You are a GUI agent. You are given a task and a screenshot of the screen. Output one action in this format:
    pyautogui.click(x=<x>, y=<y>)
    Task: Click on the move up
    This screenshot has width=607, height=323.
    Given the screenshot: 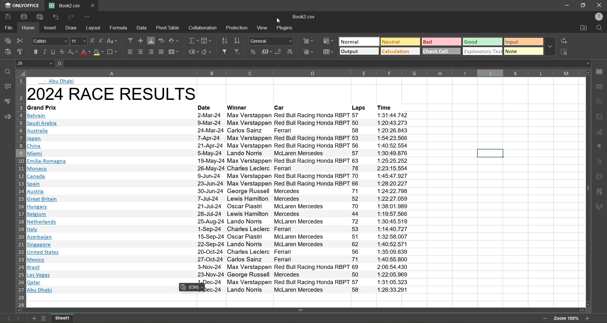 What is the action you would take?
    pyautogui.click(x=587, y=73)
    